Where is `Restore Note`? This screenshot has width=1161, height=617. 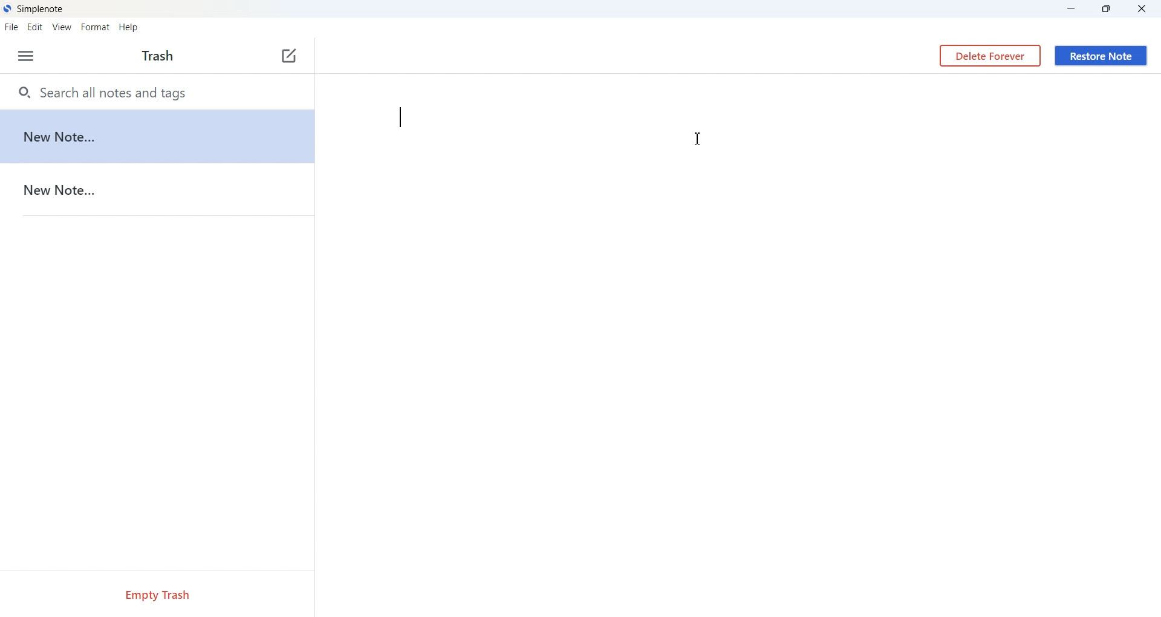
Restore Note is located at coordinates (1101, 56).